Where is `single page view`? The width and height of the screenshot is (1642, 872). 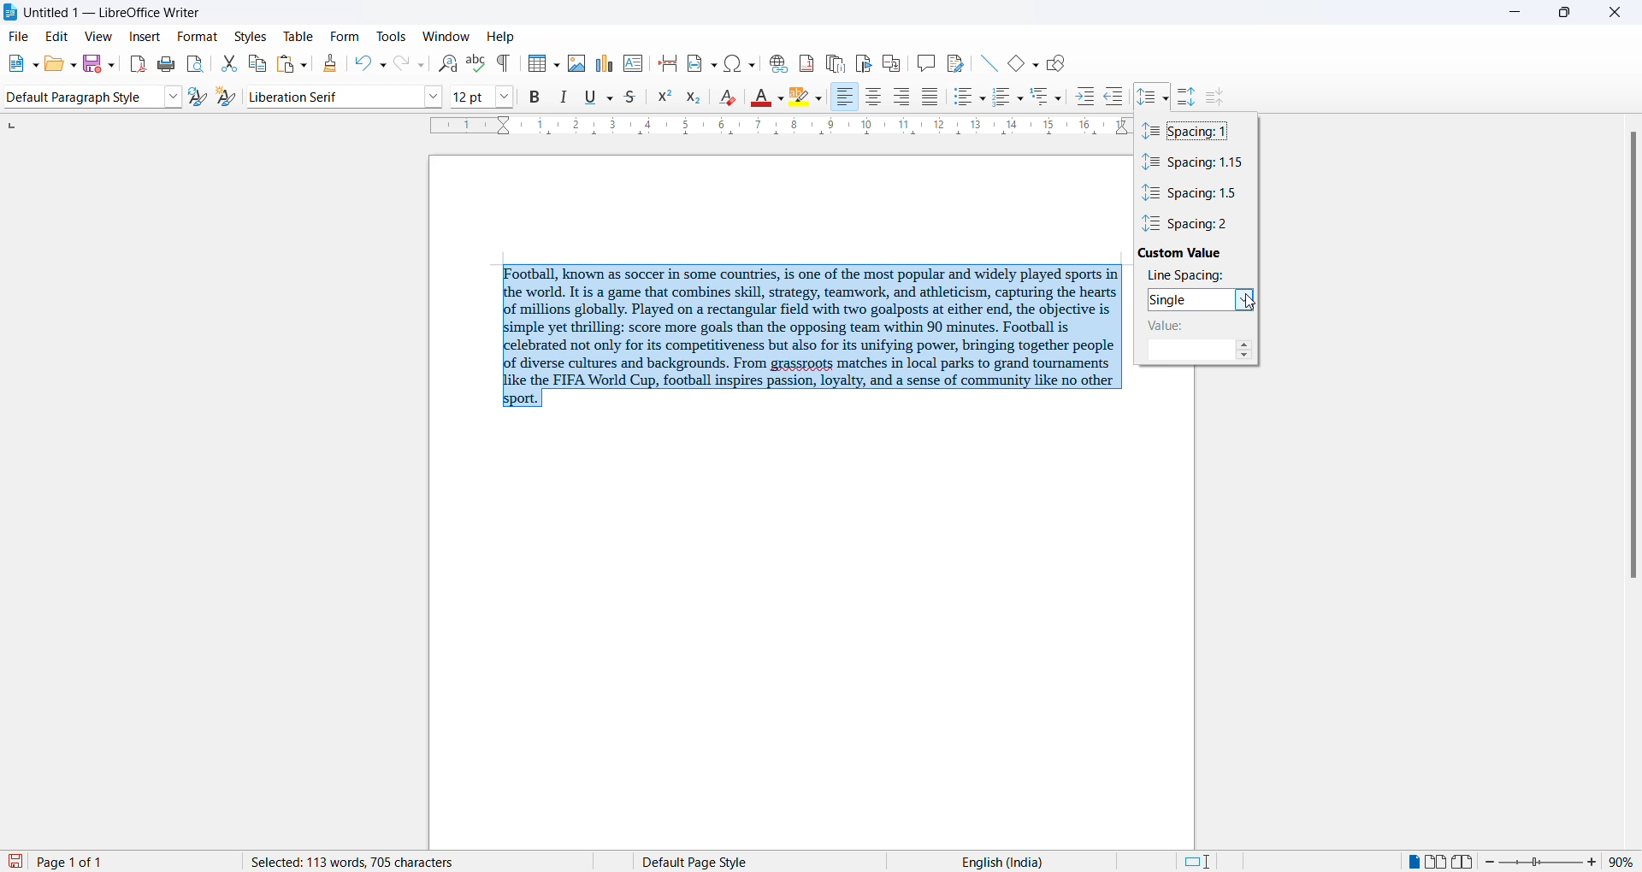
single page view is located at coordinates (1410, 862).